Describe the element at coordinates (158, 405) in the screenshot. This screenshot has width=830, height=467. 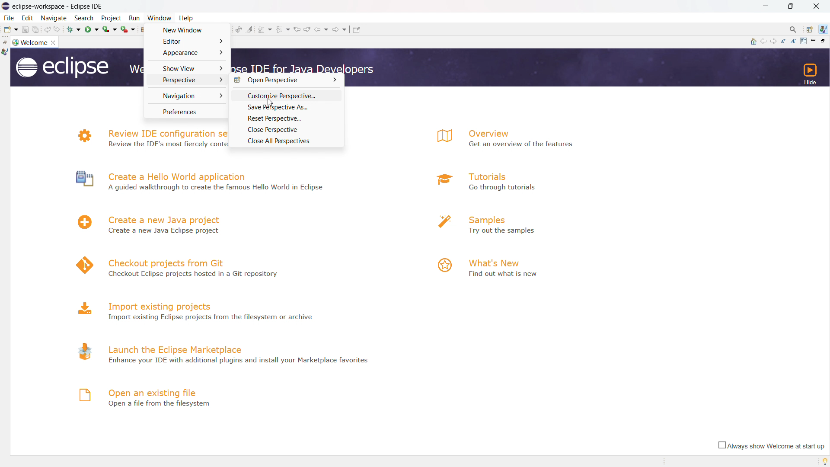
I see `Open a file from filesystem` at that location.